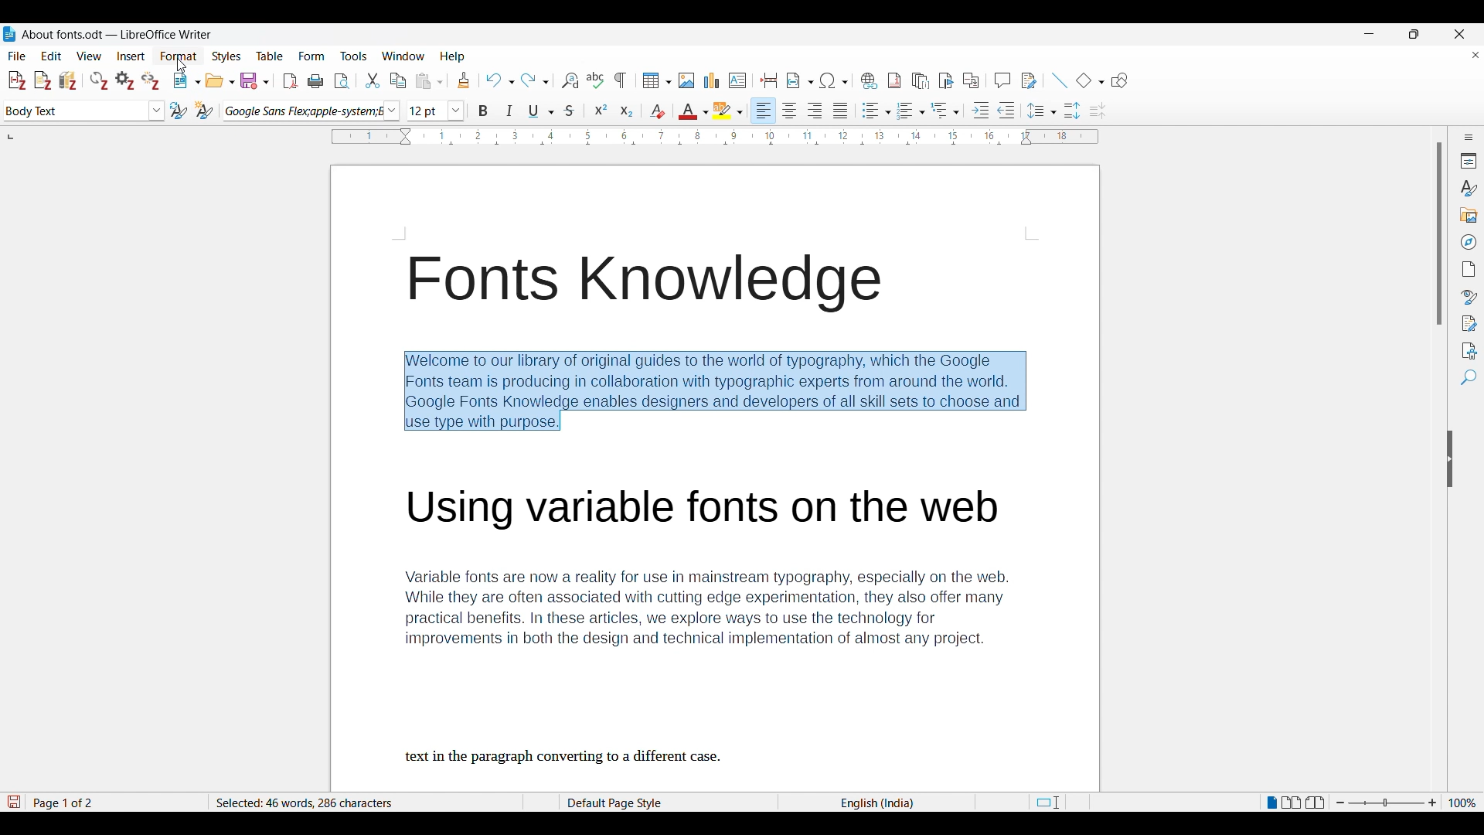 This screenshot has width=1484, height=835. Describe the element at coordinates (353, 56) in the screenshot. I see `Tools menu` at that location.